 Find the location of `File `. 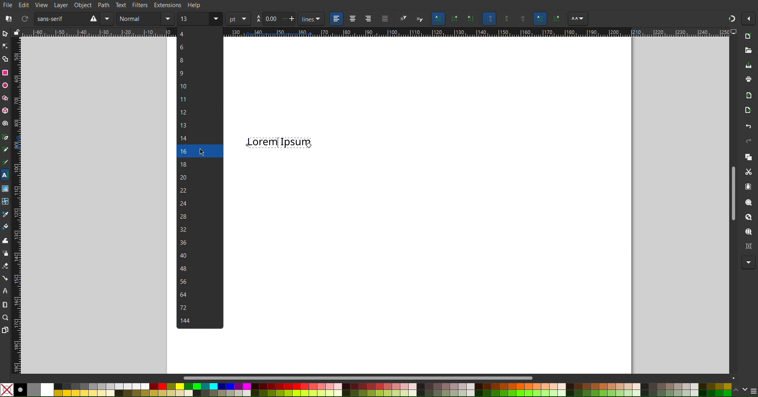

File  is located at coordinates (9, 5).